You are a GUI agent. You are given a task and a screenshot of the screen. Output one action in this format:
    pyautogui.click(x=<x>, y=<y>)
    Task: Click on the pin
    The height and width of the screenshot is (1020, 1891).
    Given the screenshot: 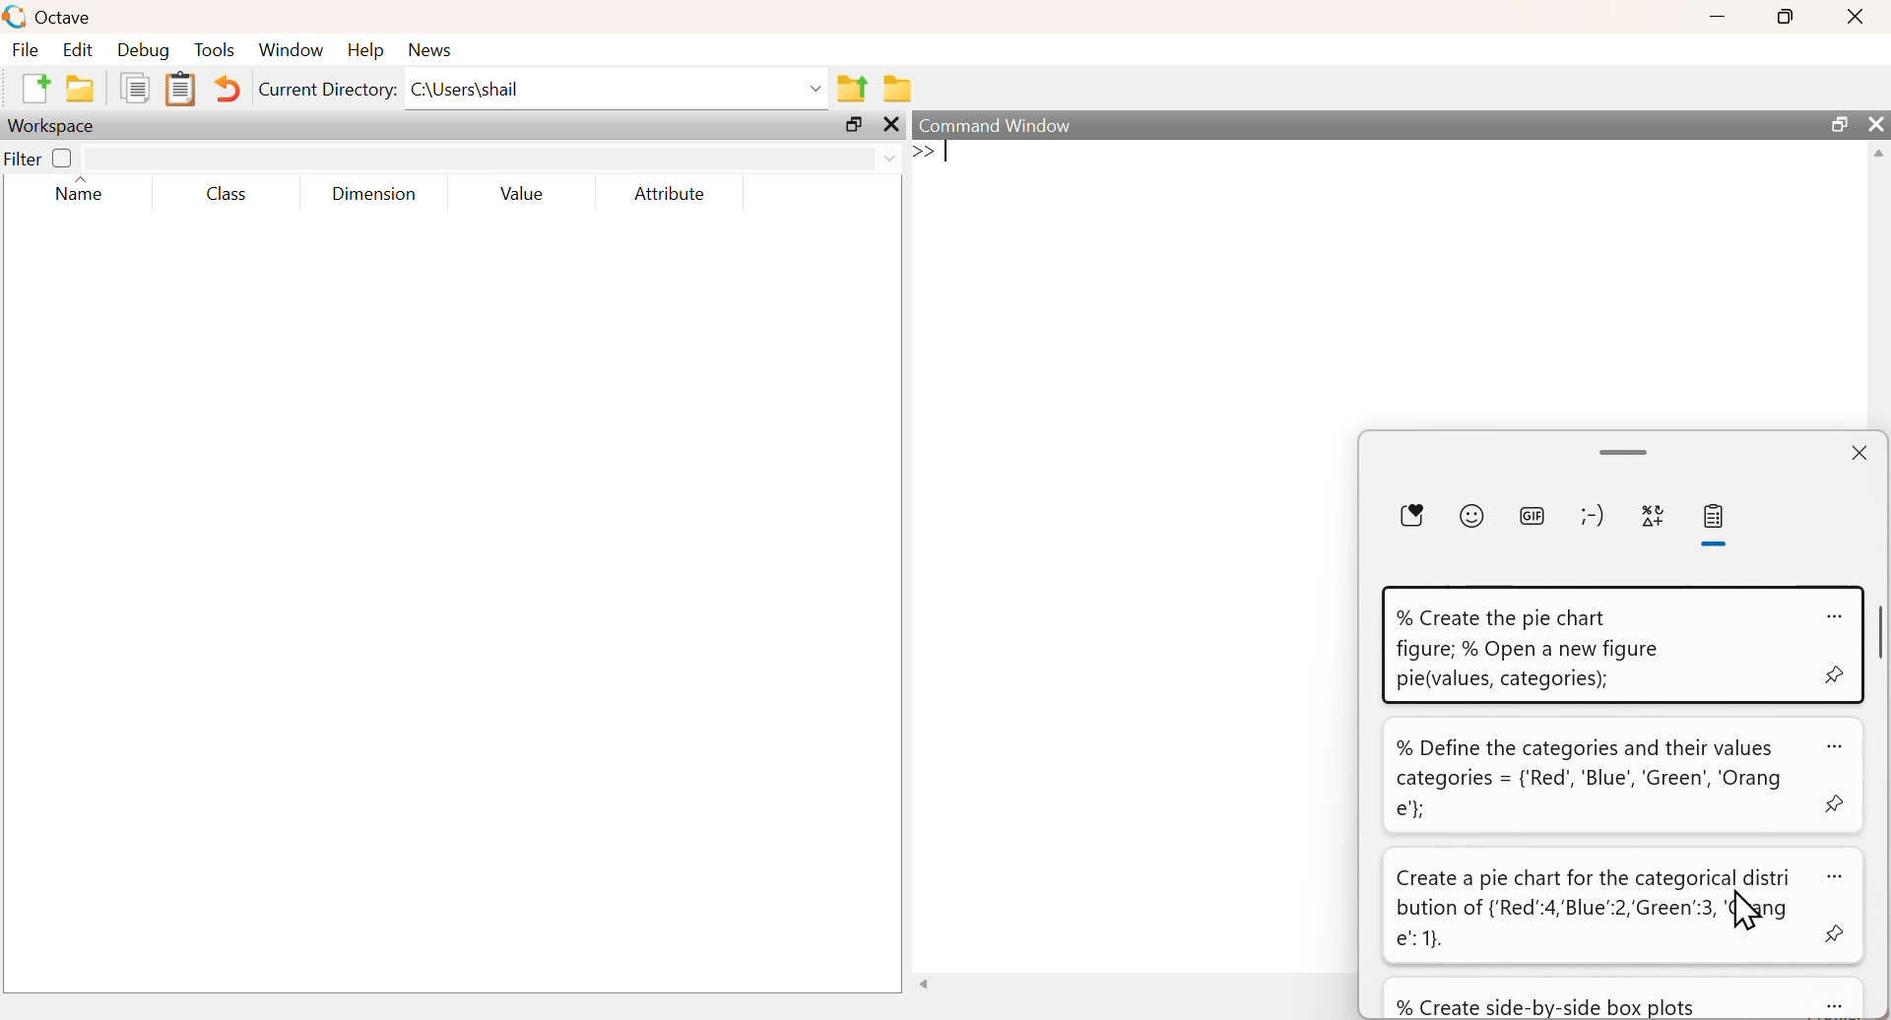 What is the action you would take?
    pyautogui.click(x=1838, y=935)
    